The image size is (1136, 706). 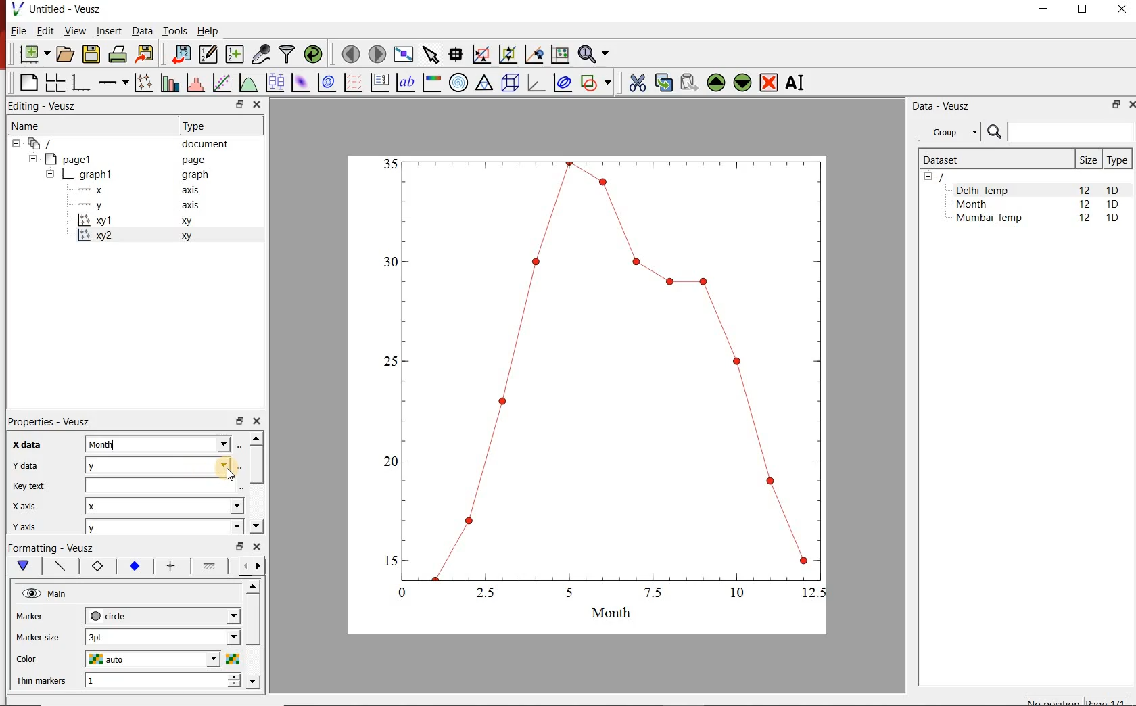 I want to click on Data, so click(x=141, y=30).